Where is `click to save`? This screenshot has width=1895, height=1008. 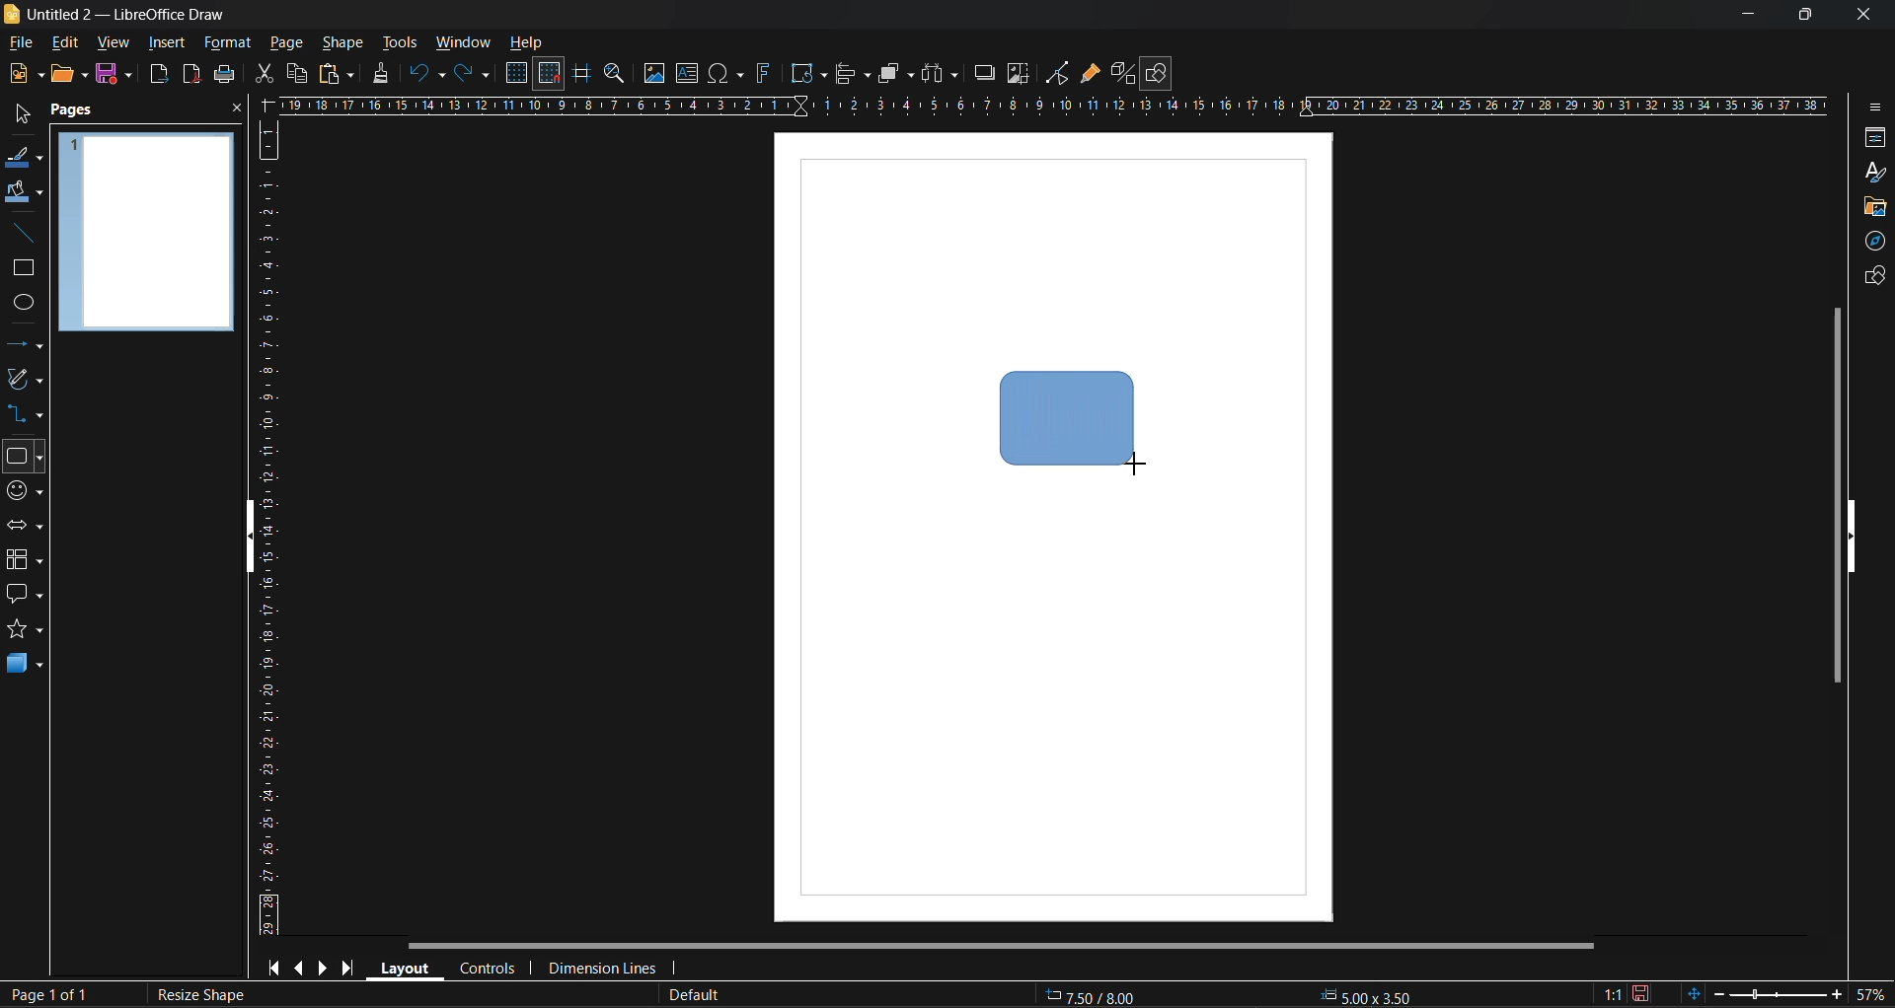
click to save is located at coordinates (1643, 994).